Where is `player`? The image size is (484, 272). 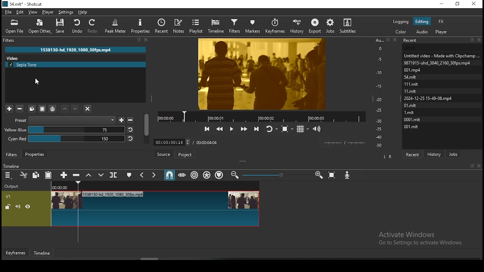
player is located at coordinates (441, 32).